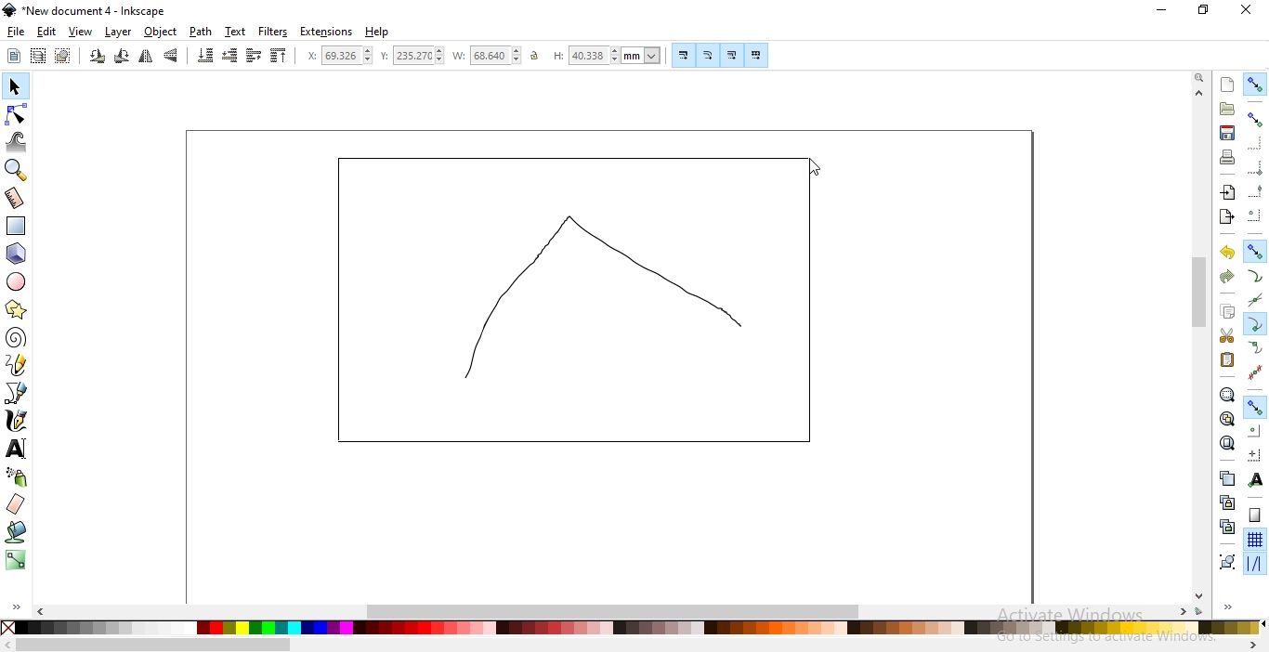  What do you see at coordinates (62, 57) in the screenshot?
I see `deselect any selected paths` at bounding box center [62, 57].